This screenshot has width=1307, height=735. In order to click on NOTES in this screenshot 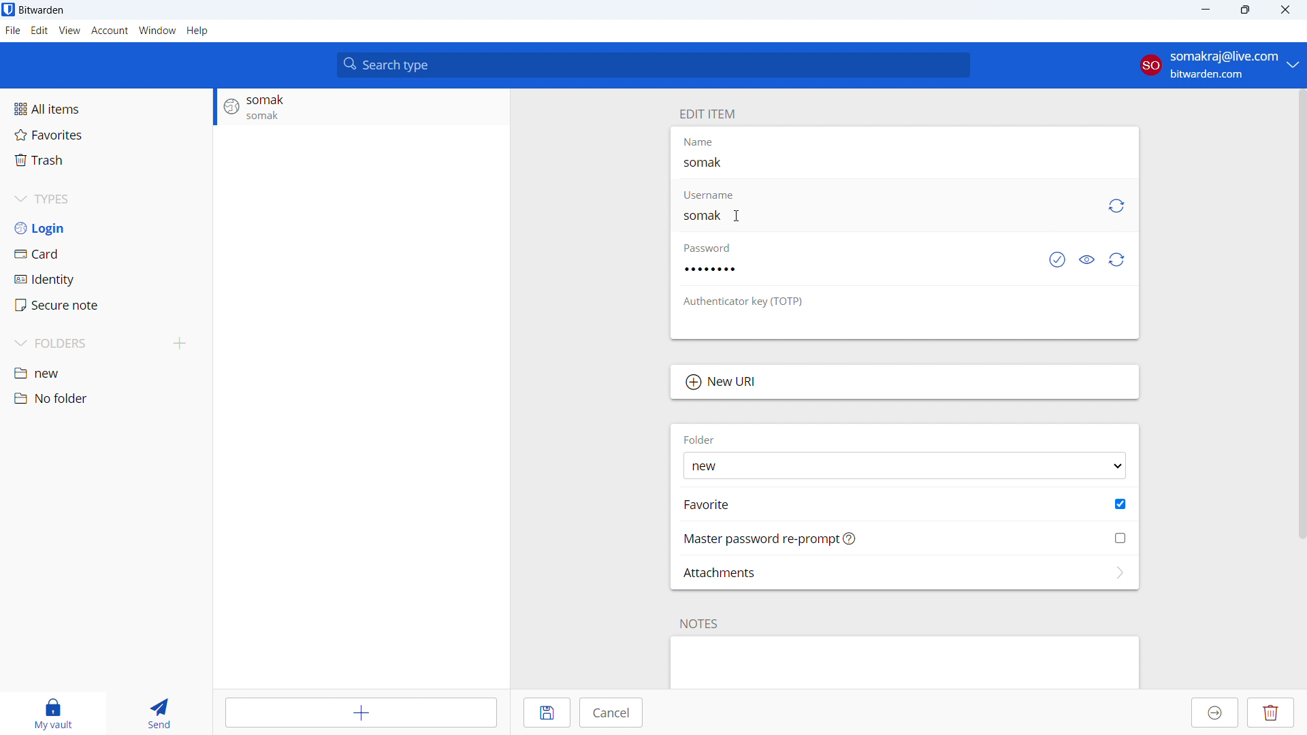, I will do `click(700, 623)`.